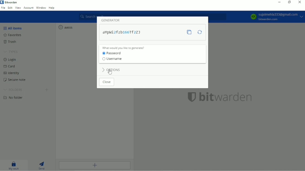  Describe the element at coordinates (14, 166) in the screenshot. I see `My vault` at that location.